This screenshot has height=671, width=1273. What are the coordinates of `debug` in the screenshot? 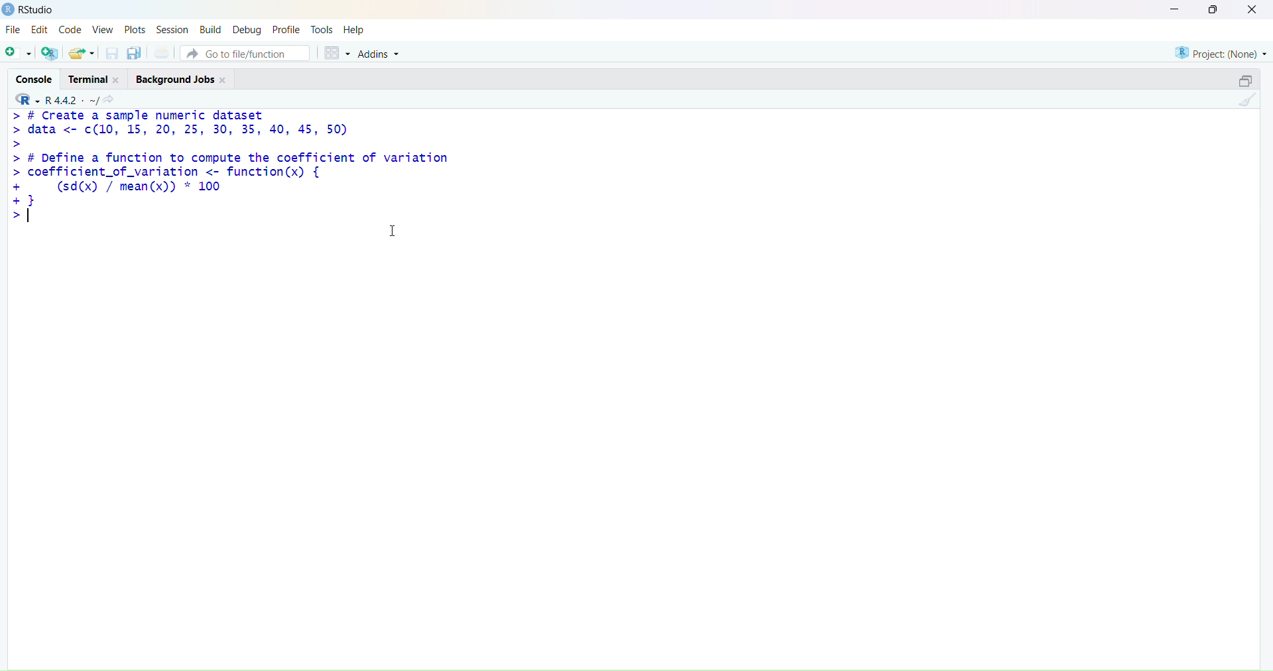 It's located at (247, 31).